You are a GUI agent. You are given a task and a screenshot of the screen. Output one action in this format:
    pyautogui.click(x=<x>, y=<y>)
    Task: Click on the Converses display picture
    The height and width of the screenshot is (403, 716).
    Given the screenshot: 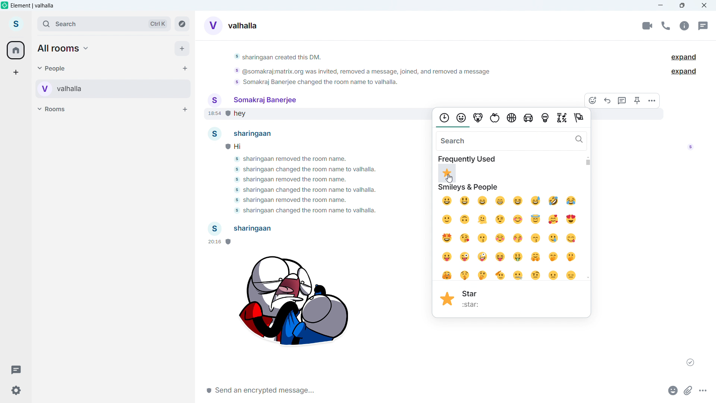 What is the action you would take?
    pyautogui.click(x=213, y=25)
    